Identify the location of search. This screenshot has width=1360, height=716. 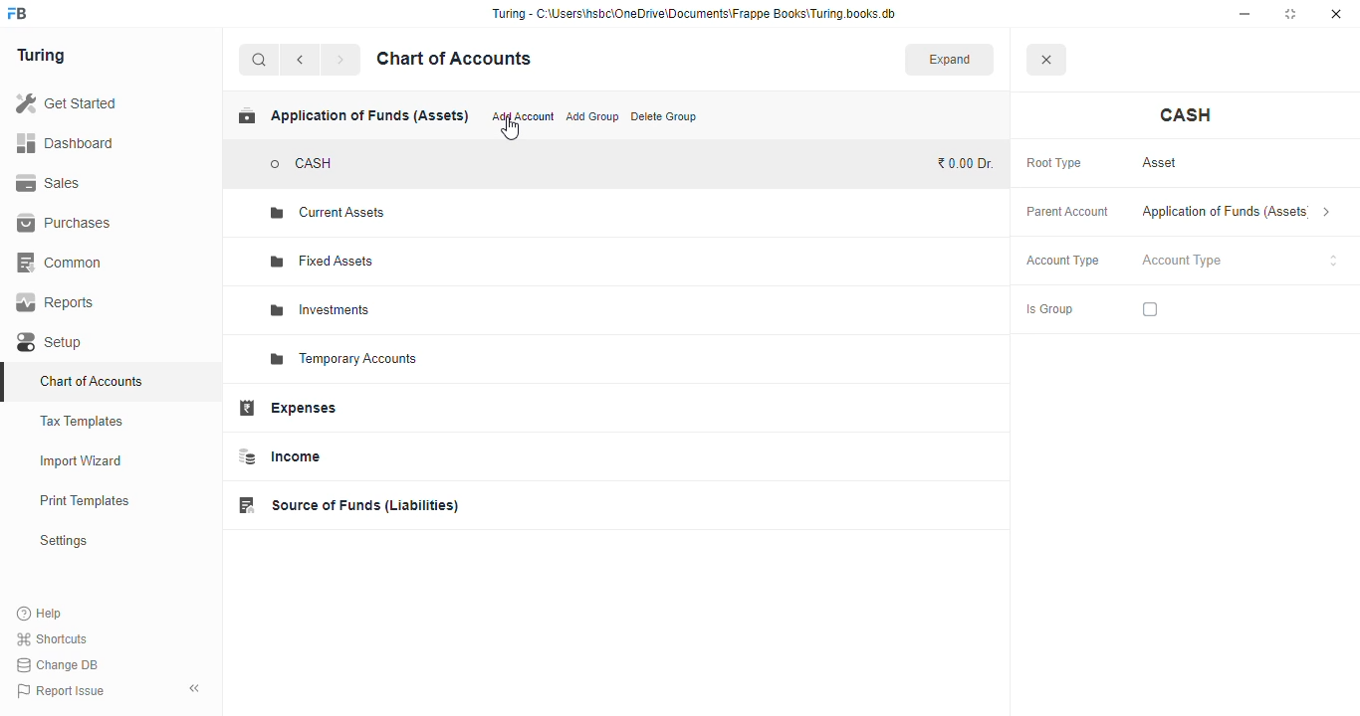
(260, 60).